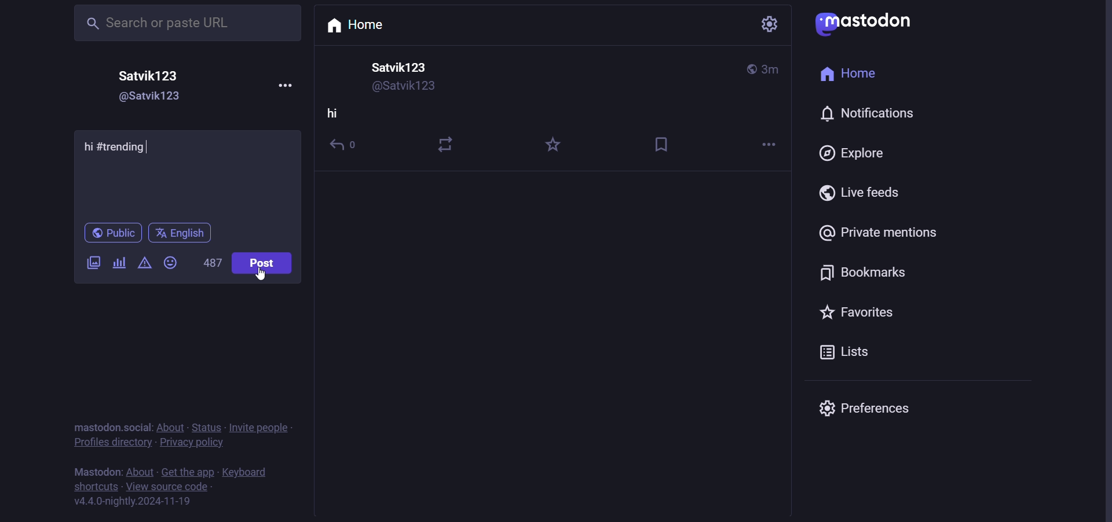 The width and height of the screenshot is (1112, 522). What do you see at coordinates (180, 234) in the screenshot?
I see `language` at bounding box center [180, 234].